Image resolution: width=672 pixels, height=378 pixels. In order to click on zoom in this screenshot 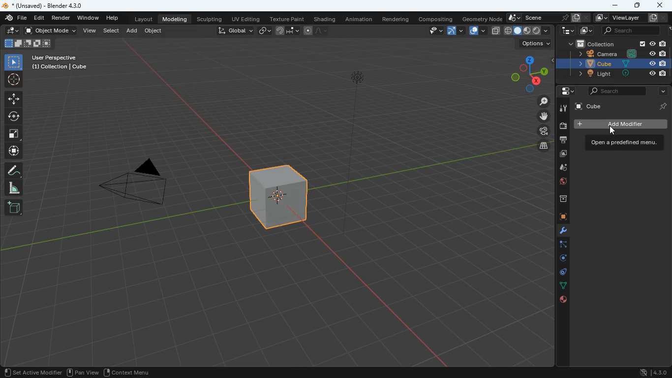, I will do `click(545, 102)`.